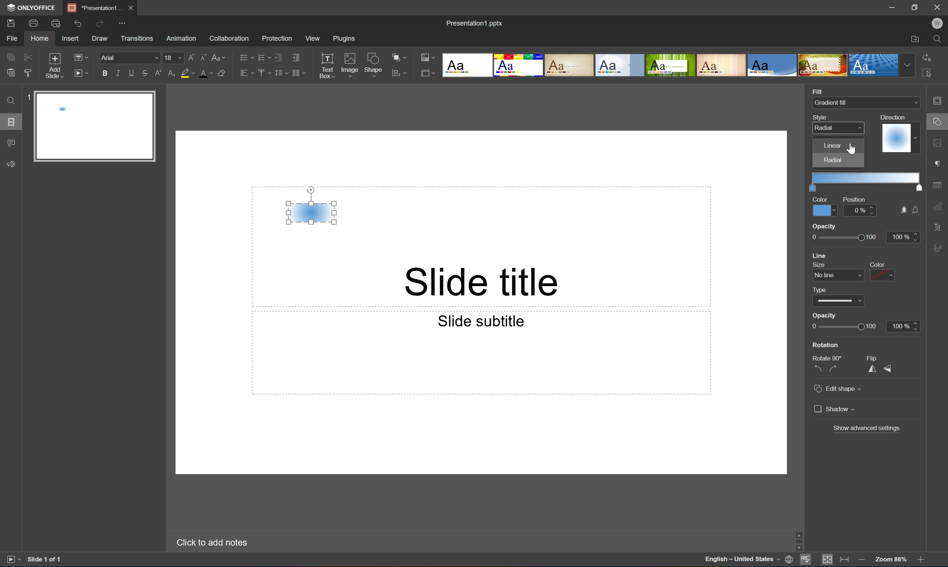  I want to click on 18, so click(174, 58).